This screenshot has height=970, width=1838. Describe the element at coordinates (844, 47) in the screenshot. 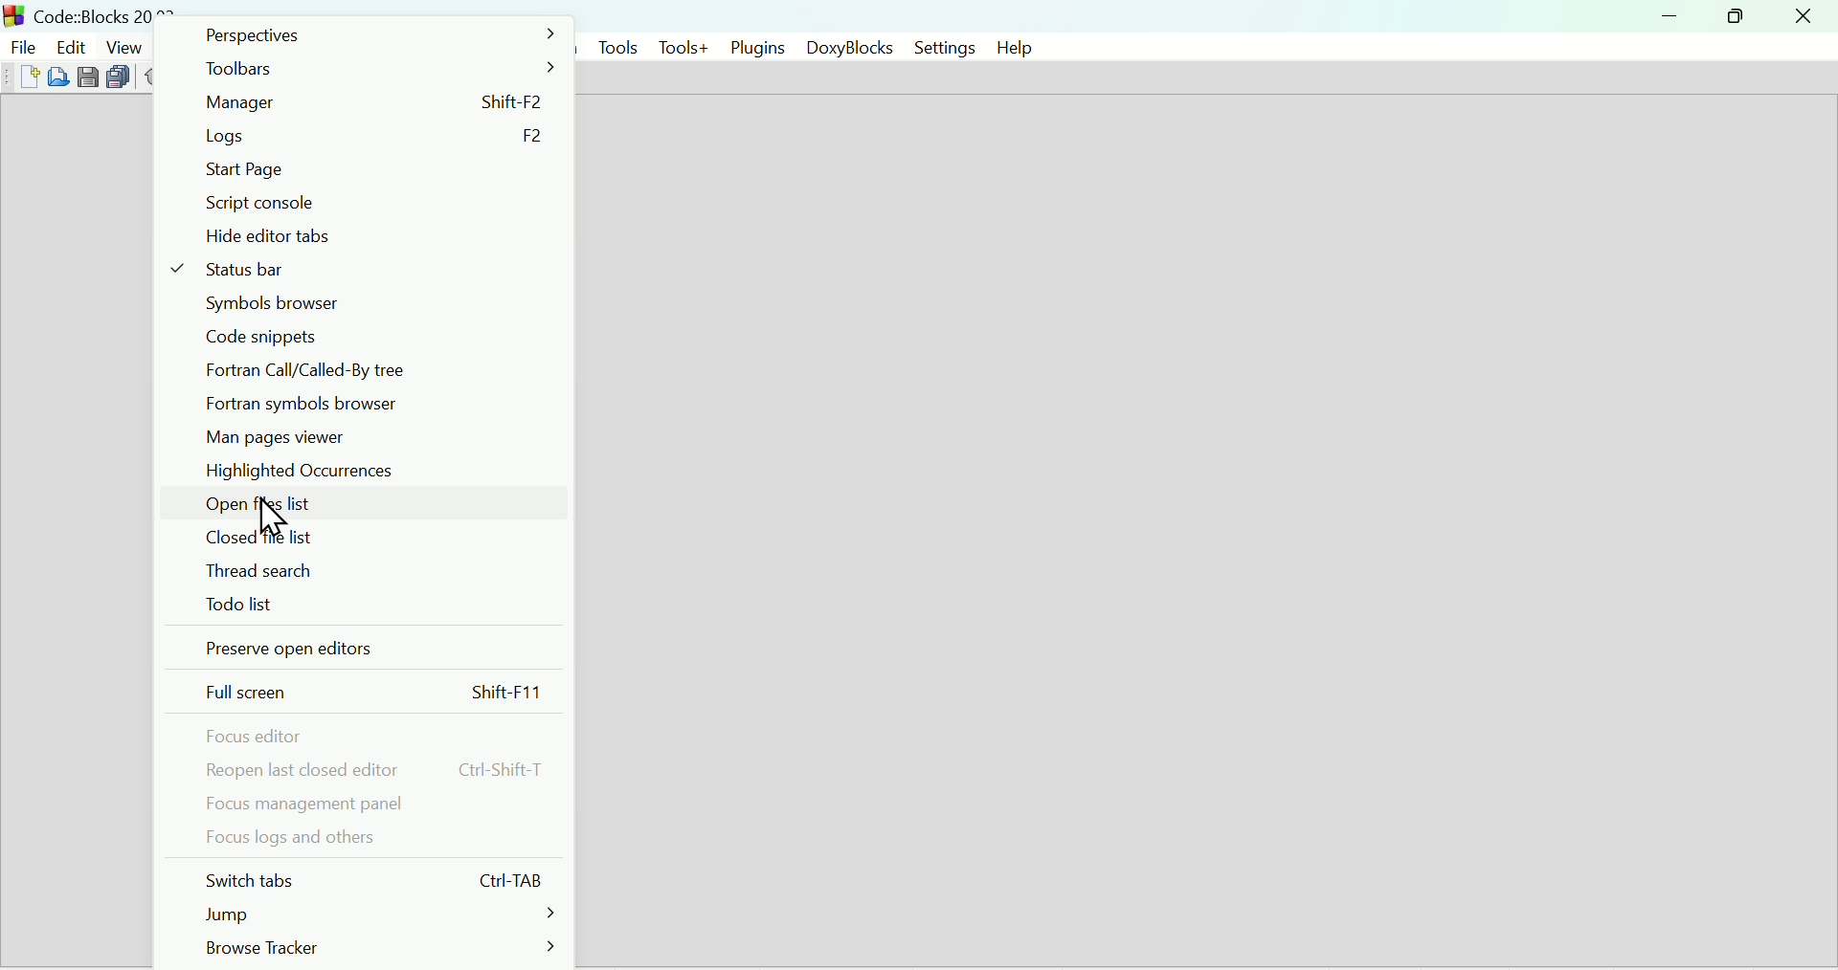

I see `DoxyBlocks` at that location.